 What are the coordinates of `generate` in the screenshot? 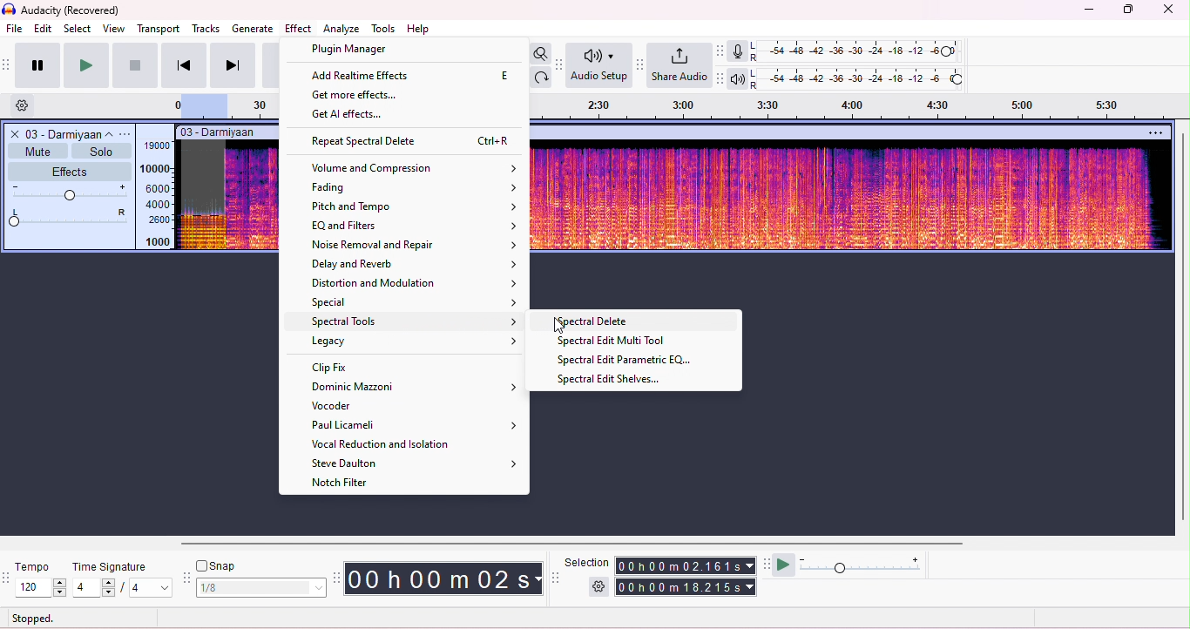 It's located at (254, 29).